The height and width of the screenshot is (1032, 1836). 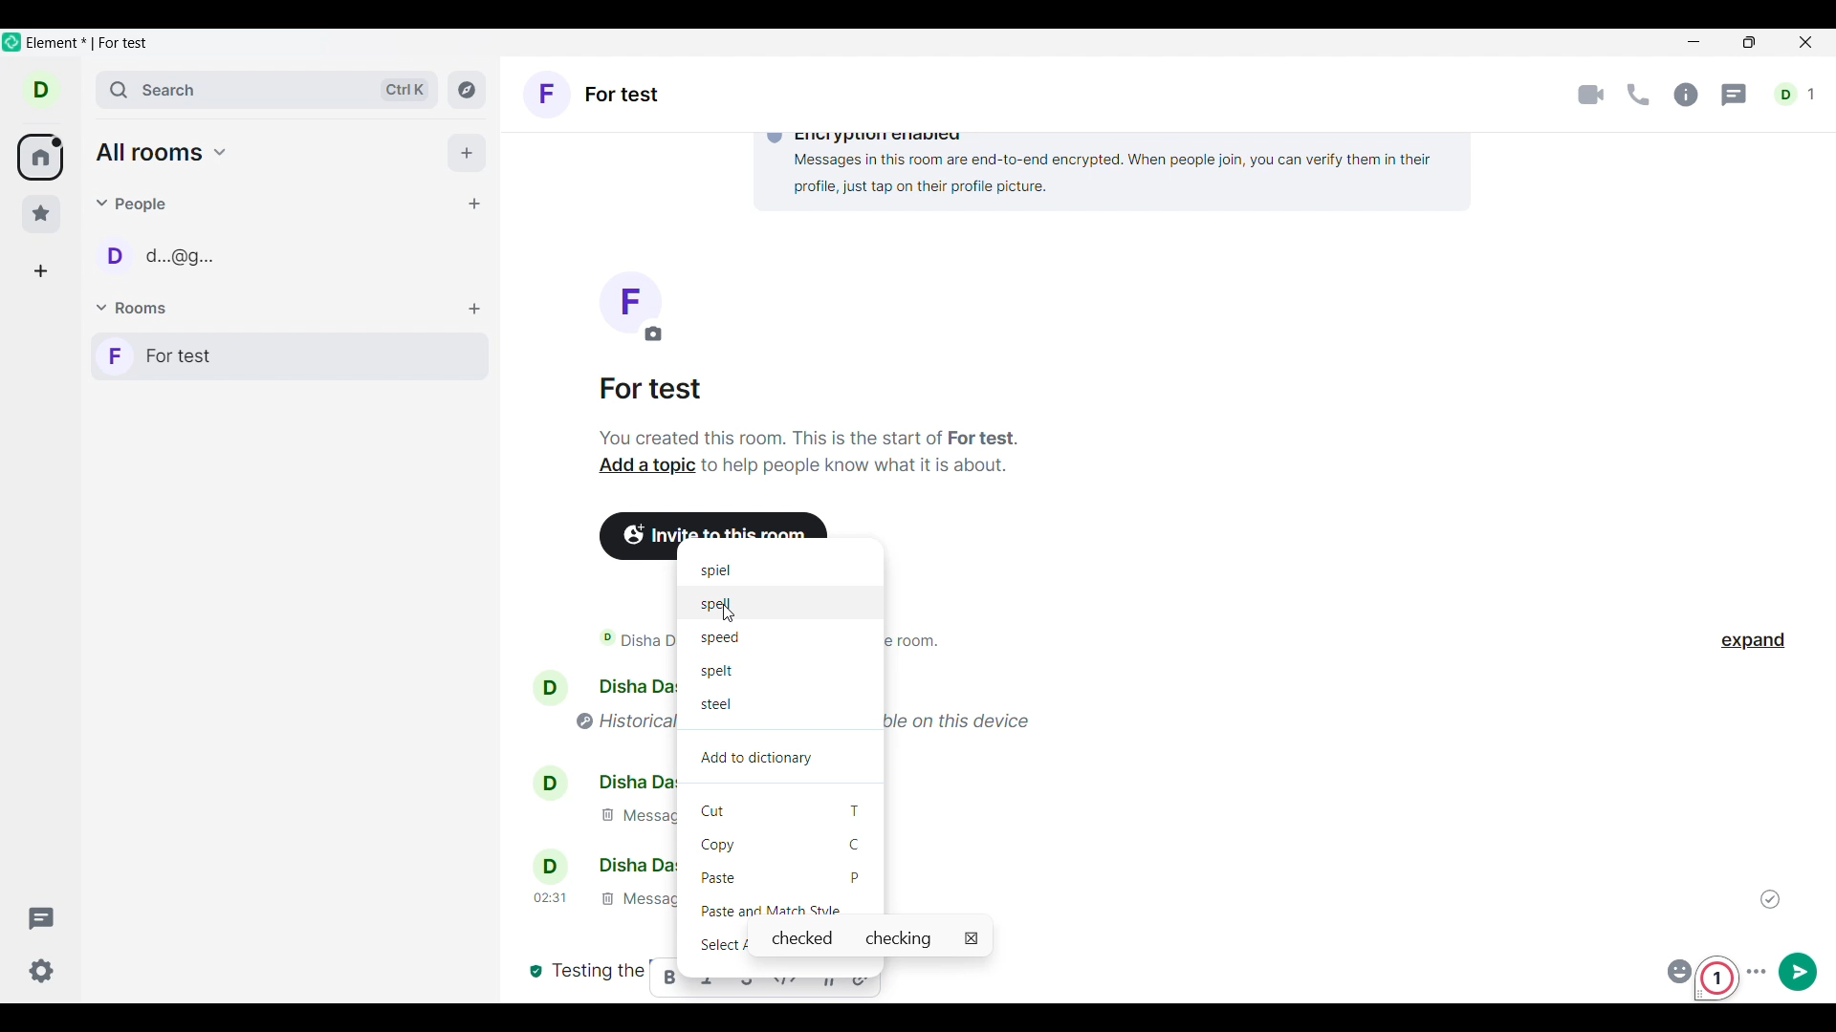 What do you see at coordinates (597, 782) in the screenshot?
I see `disha das` at bounding box center [597, 782].